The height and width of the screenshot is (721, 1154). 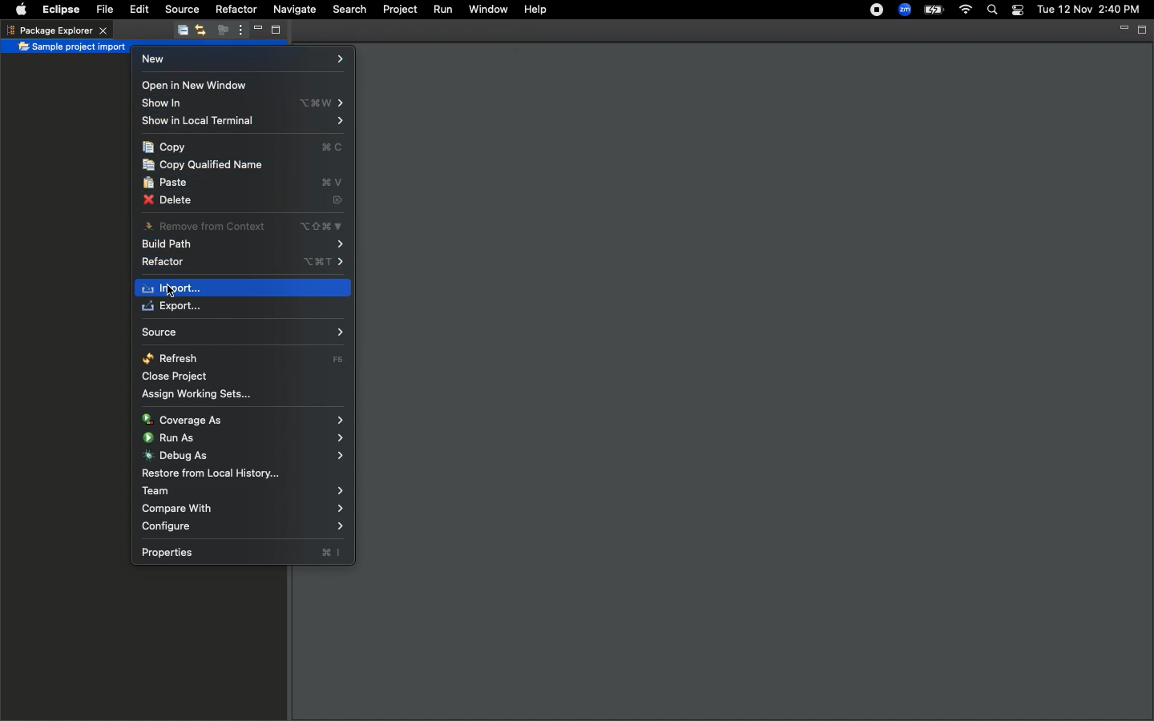 What do you see at coordinates (535, 10) in the screenshot?
I see `Help` at bounding box center [535, 10].